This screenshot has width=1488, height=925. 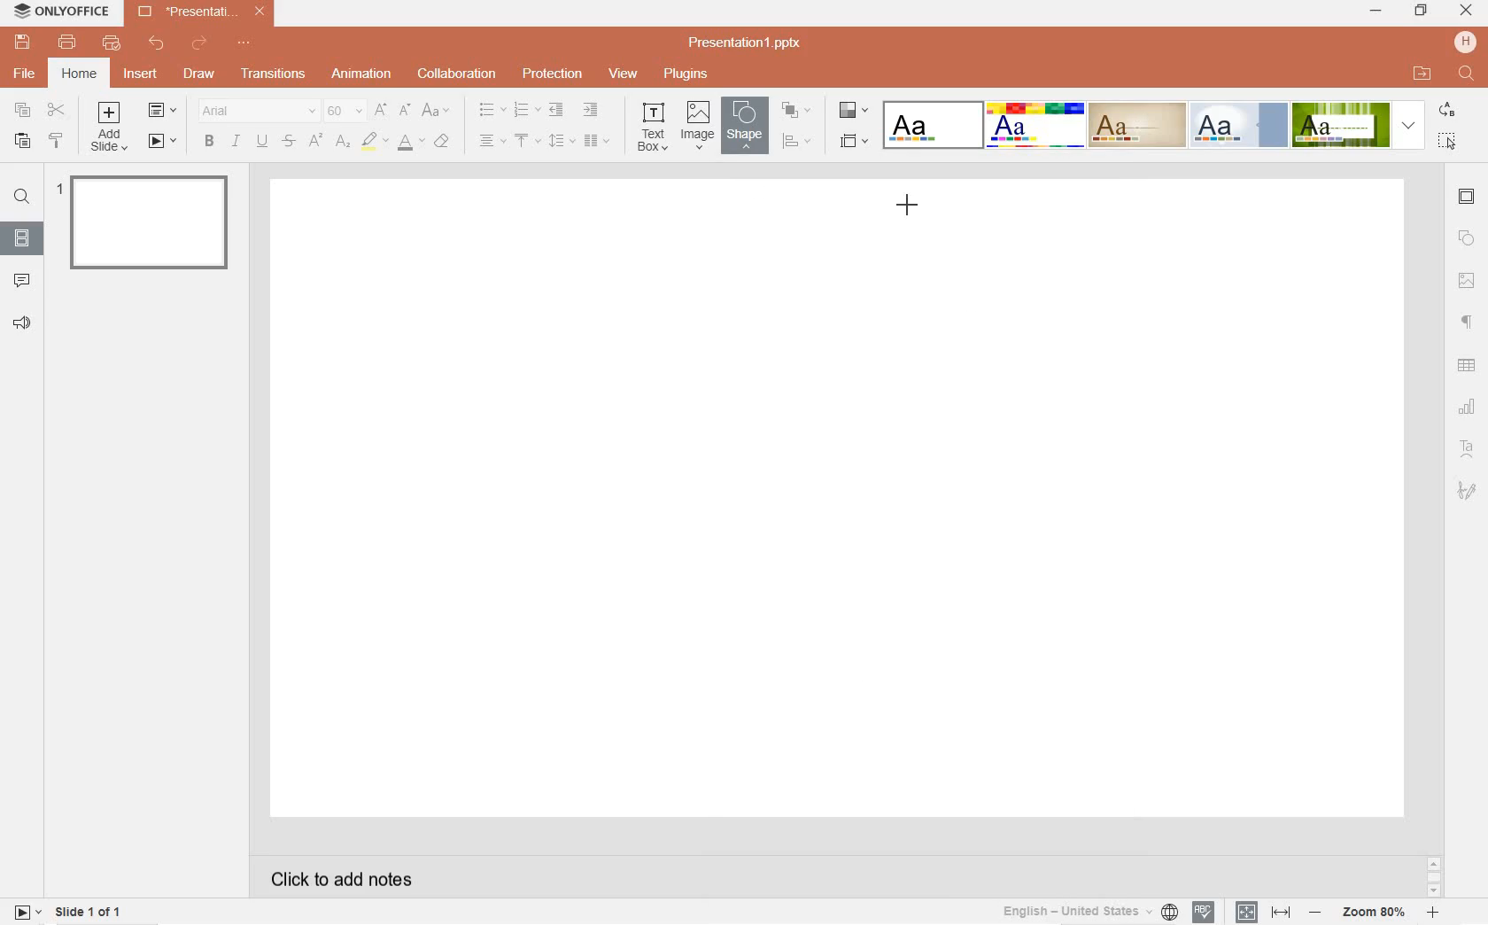 I want to click on align shape, so click(x=796, y=141).